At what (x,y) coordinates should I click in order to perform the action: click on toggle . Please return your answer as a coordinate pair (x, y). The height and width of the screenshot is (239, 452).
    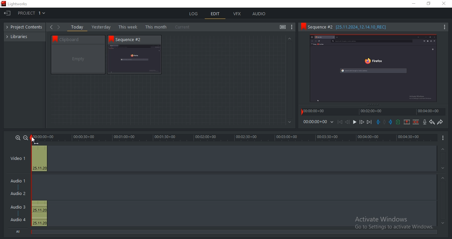
    Looking at the image, I should click on (283, 27).